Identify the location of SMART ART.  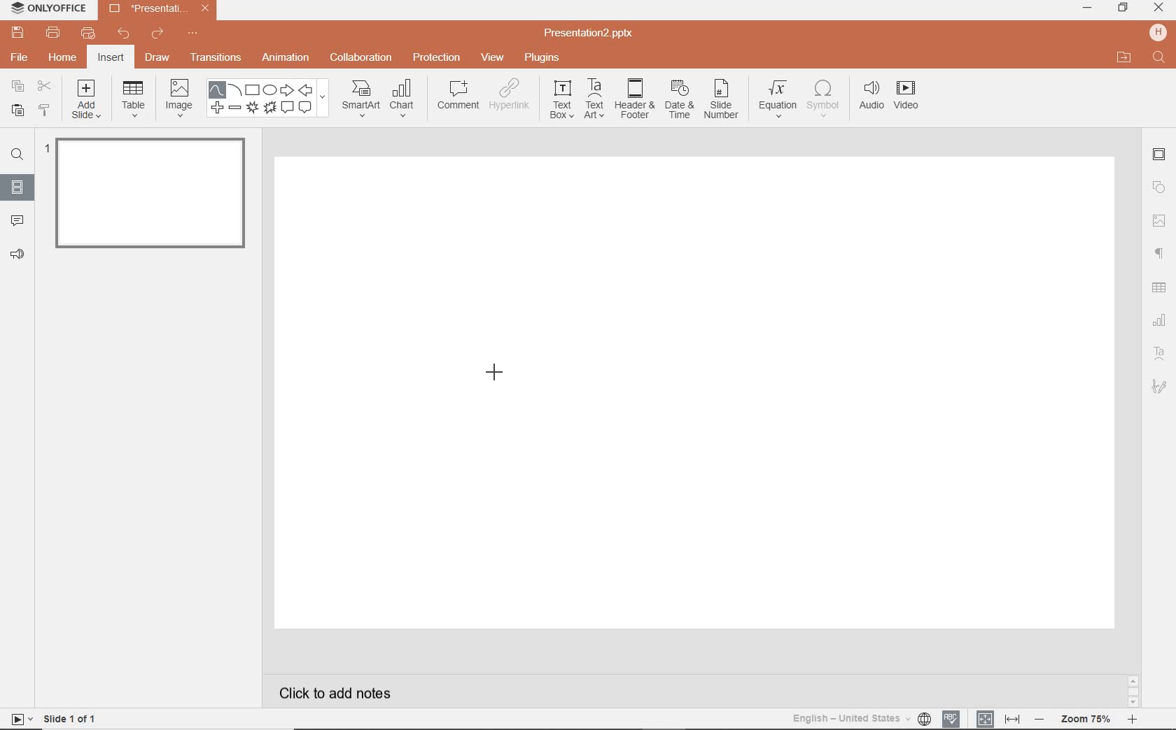
(360, 100).